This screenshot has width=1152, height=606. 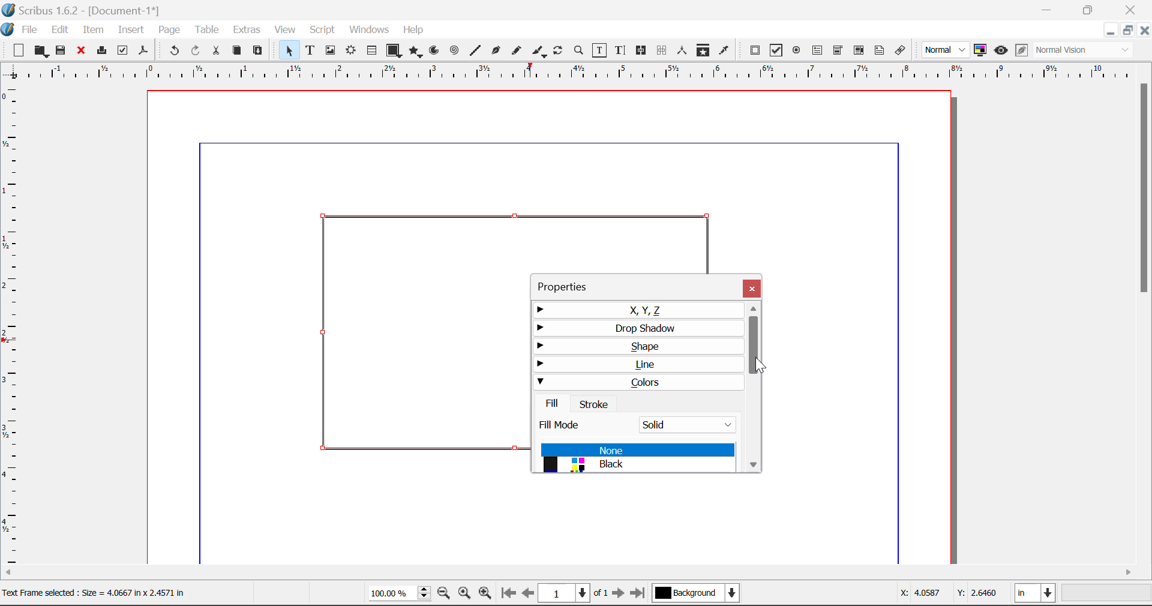 I want to click on Delink Frames, so click(x=663, y=50).